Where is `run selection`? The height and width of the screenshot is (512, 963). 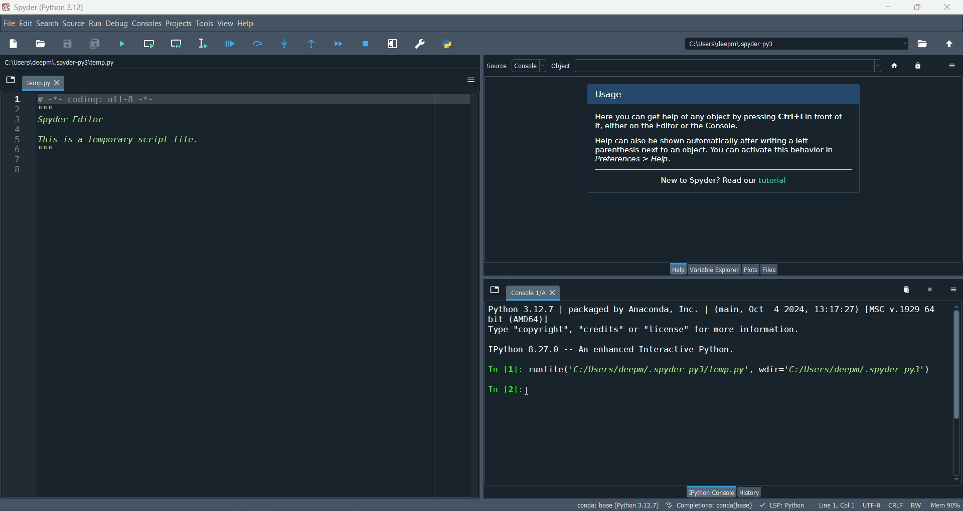
run selection is located at coordinates (203, 44).